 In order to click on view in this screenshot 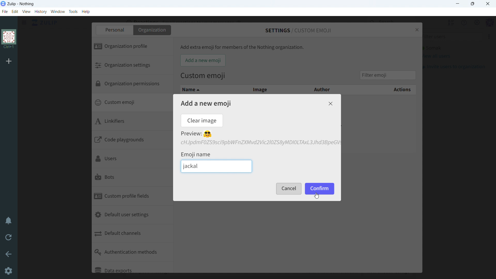, I will do `click(27, 12)`.